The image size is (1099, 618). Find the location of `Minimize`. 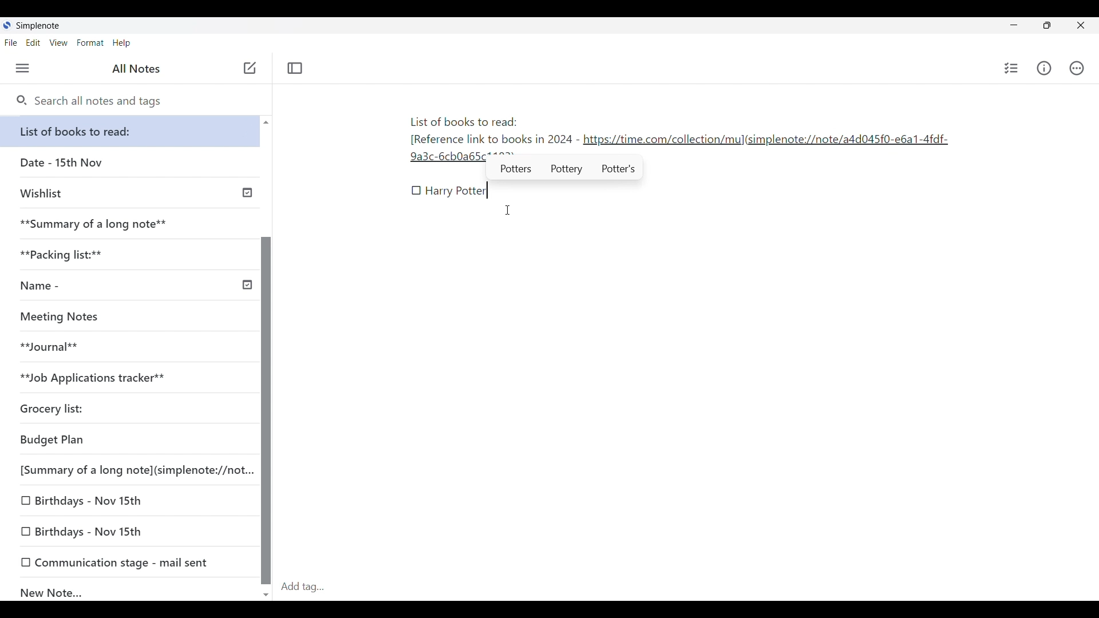

Minimize is located at coordinates (1011, 24).